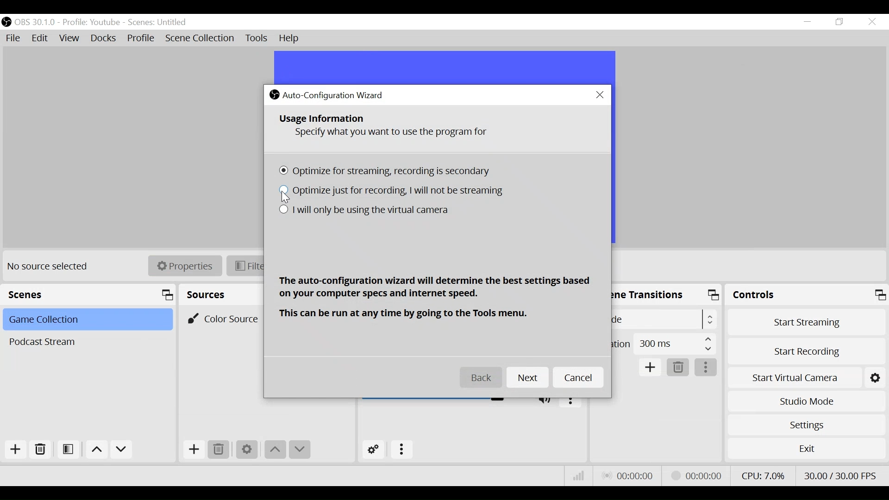 This screenshot has width=889, height=500. I want to click on more options, so click(706, 368).